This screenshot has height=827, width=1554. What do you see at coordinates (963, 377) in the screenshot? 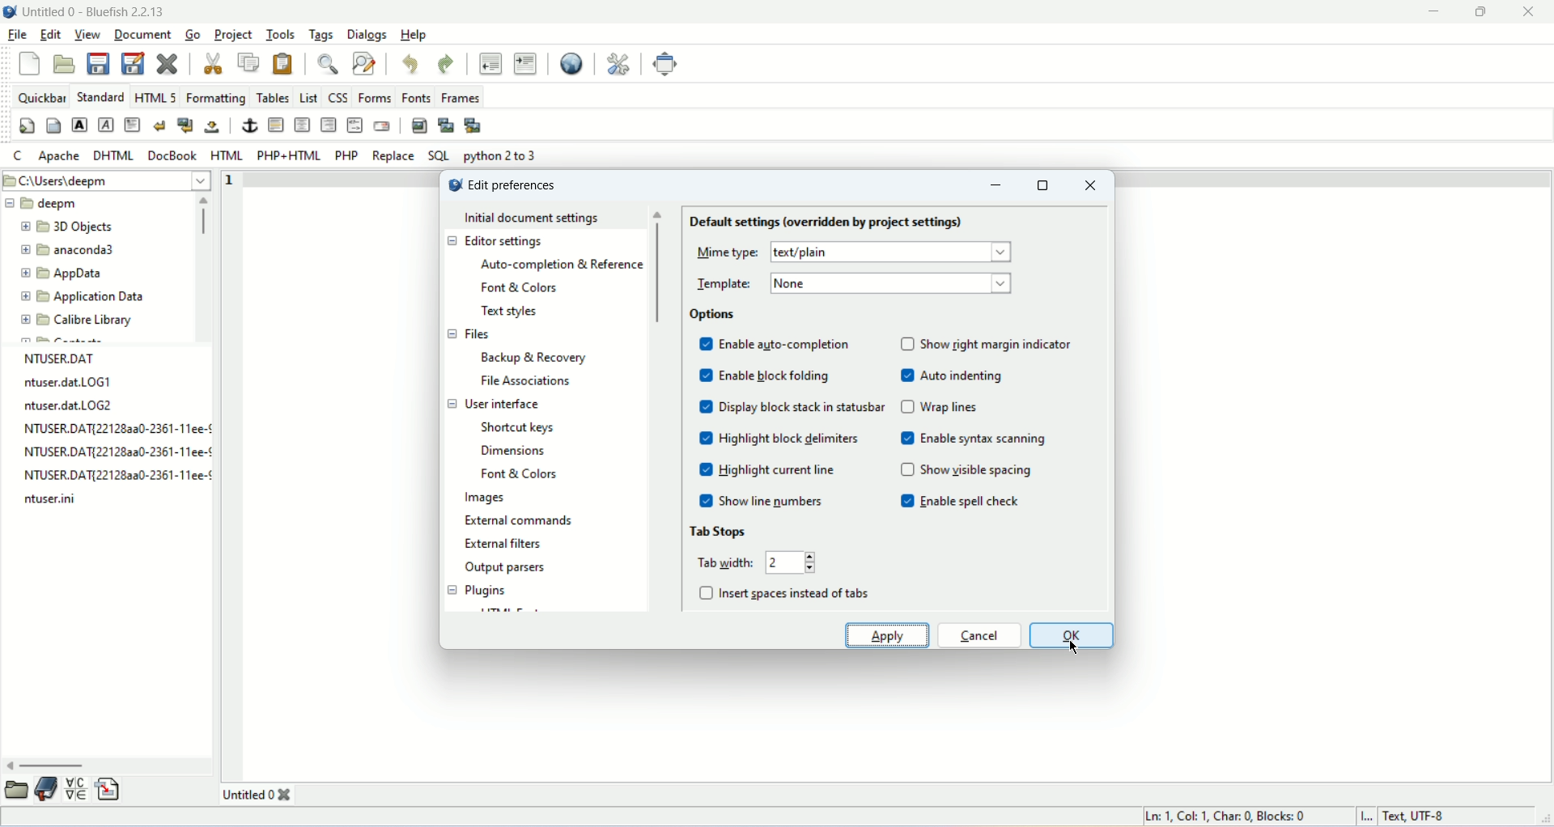
I see `auto indenting` at bounding box center [963, 377].